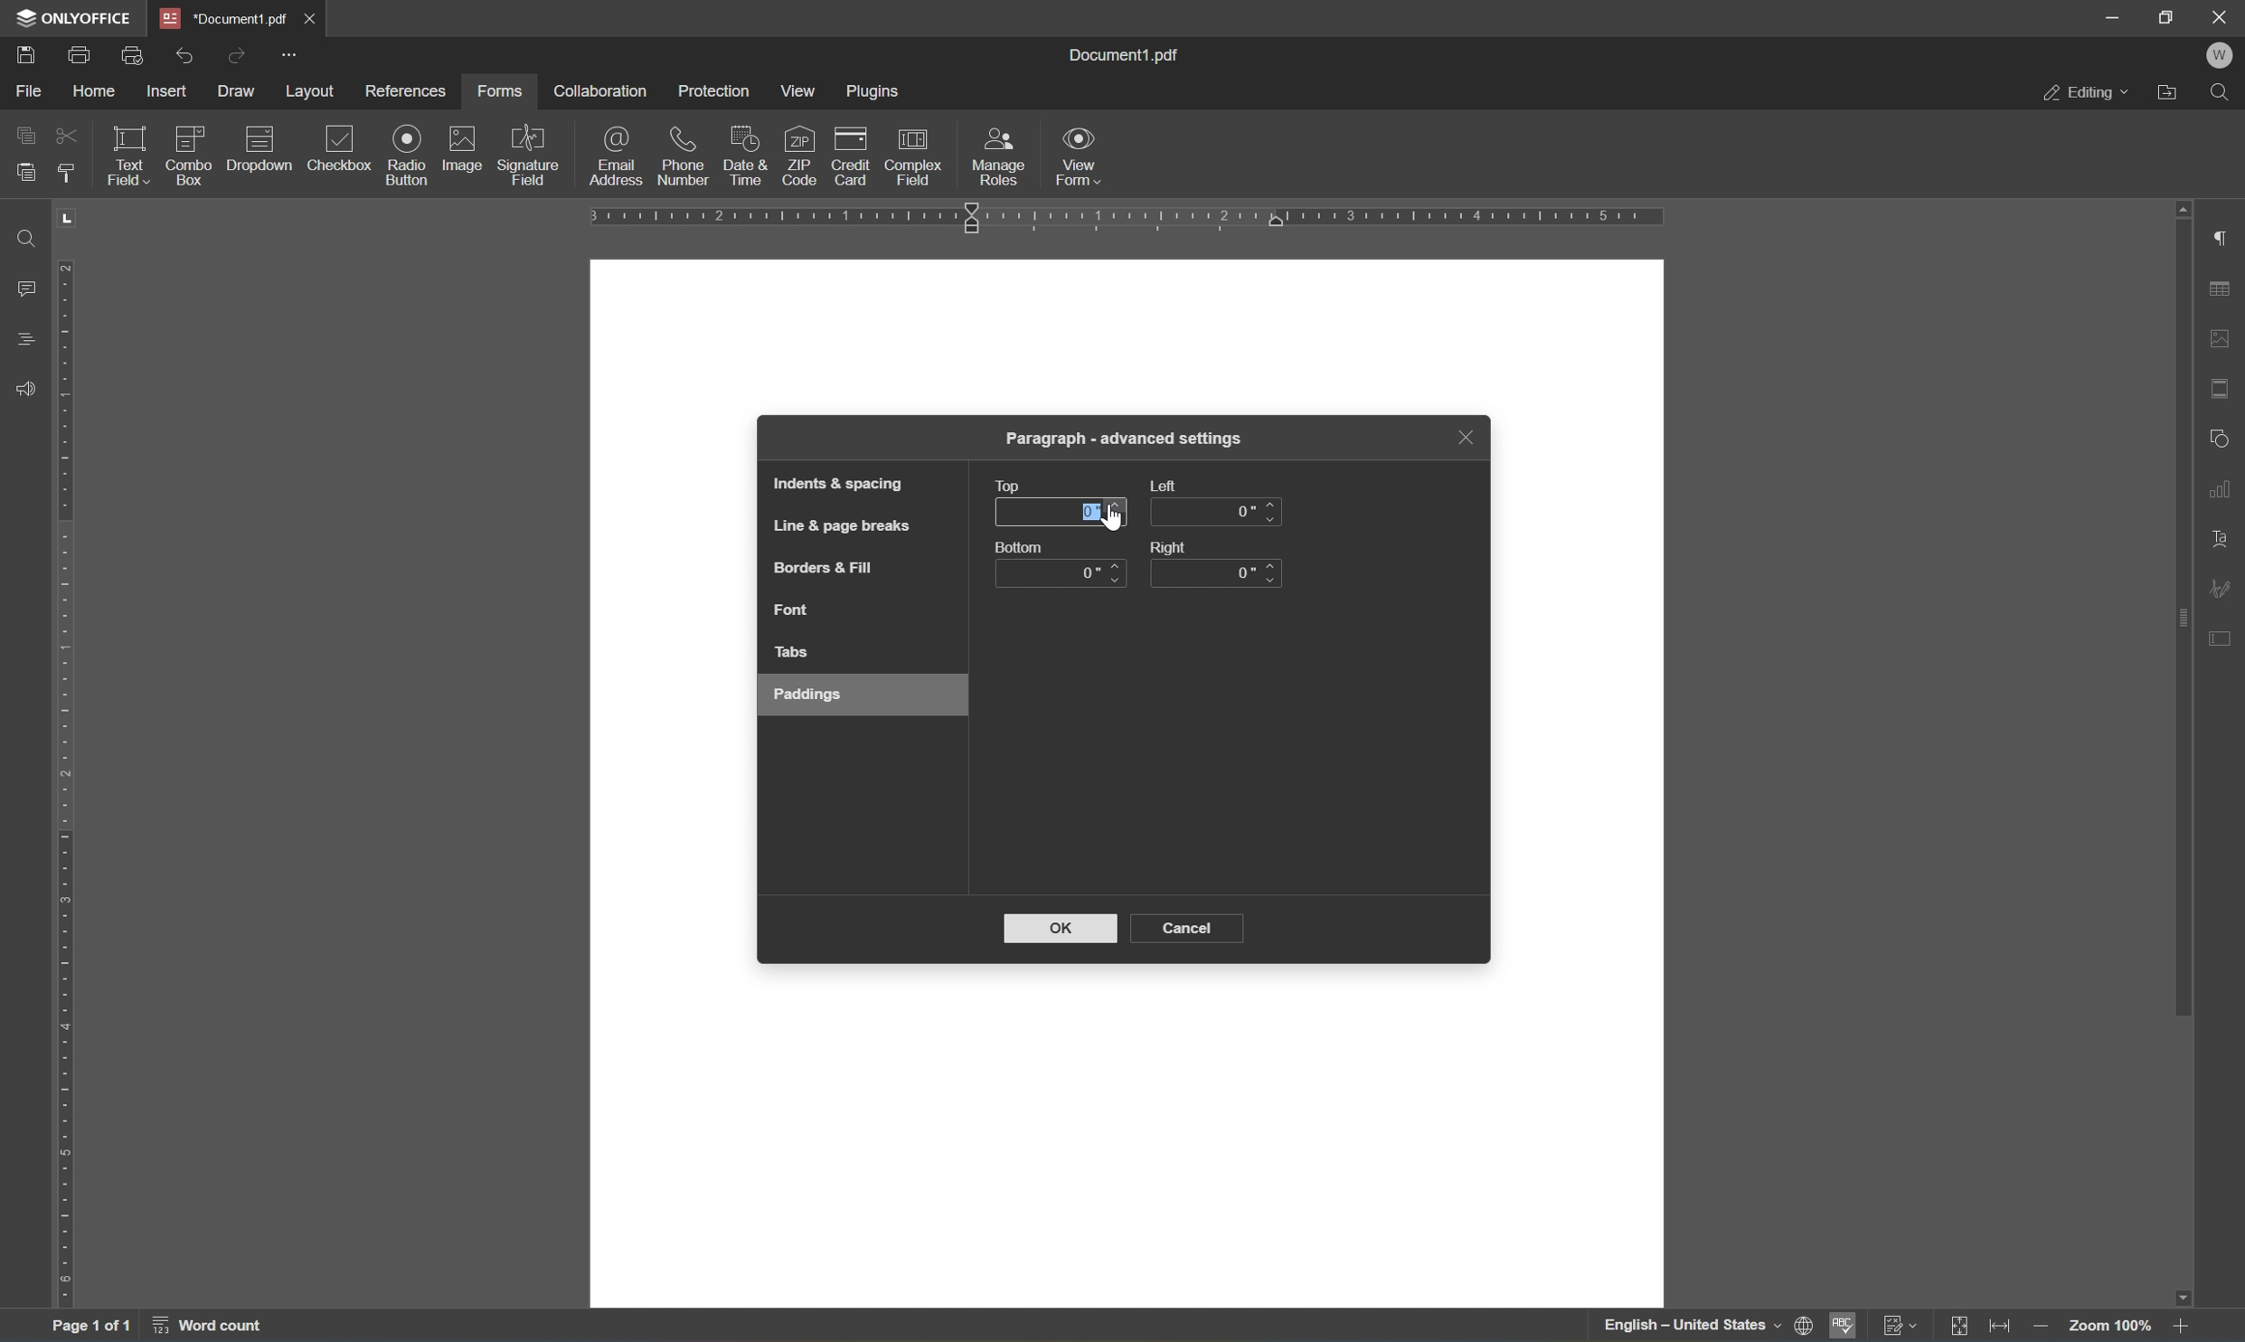  Describe the element at coordinates (2222, 57) in the screenshot. I see `W` at that location.